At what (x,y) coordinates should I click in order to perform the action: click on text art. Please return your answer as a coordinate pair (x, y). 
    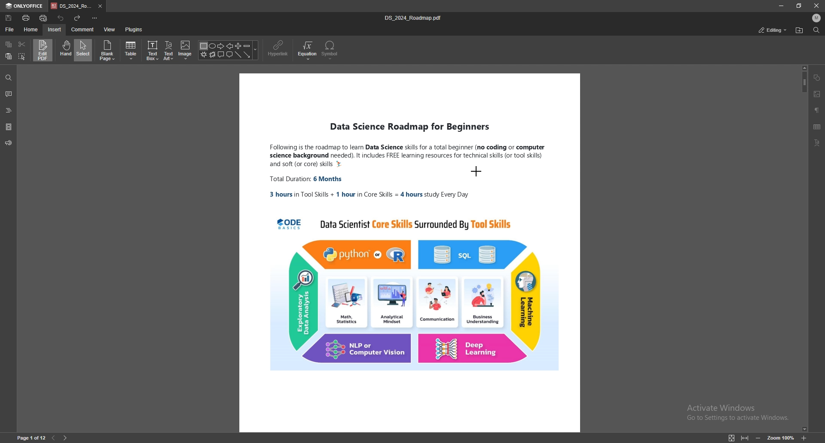
    Looking at the image, I should click on (169, 50).